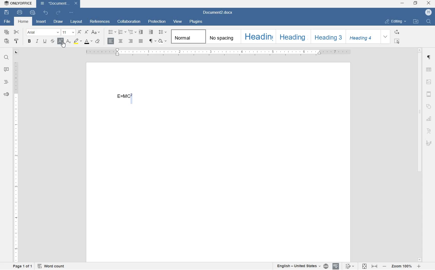  I want to click on scrollbar, so click(421, 155).